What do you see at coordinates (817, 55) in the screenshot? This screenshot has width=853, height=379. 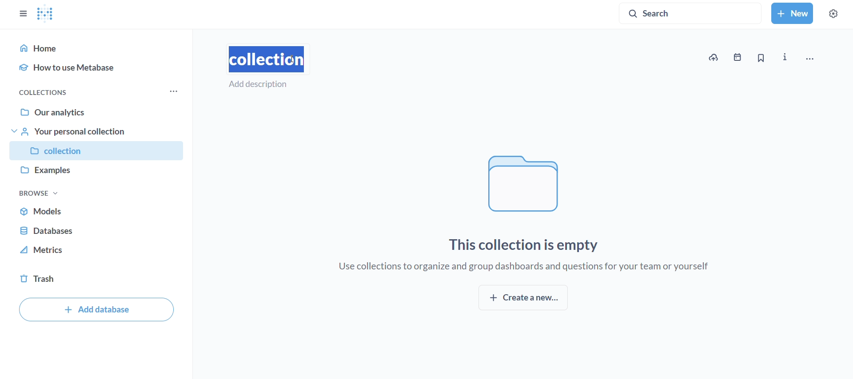 I see `move, trash and more` at bounding box center [817, 55].